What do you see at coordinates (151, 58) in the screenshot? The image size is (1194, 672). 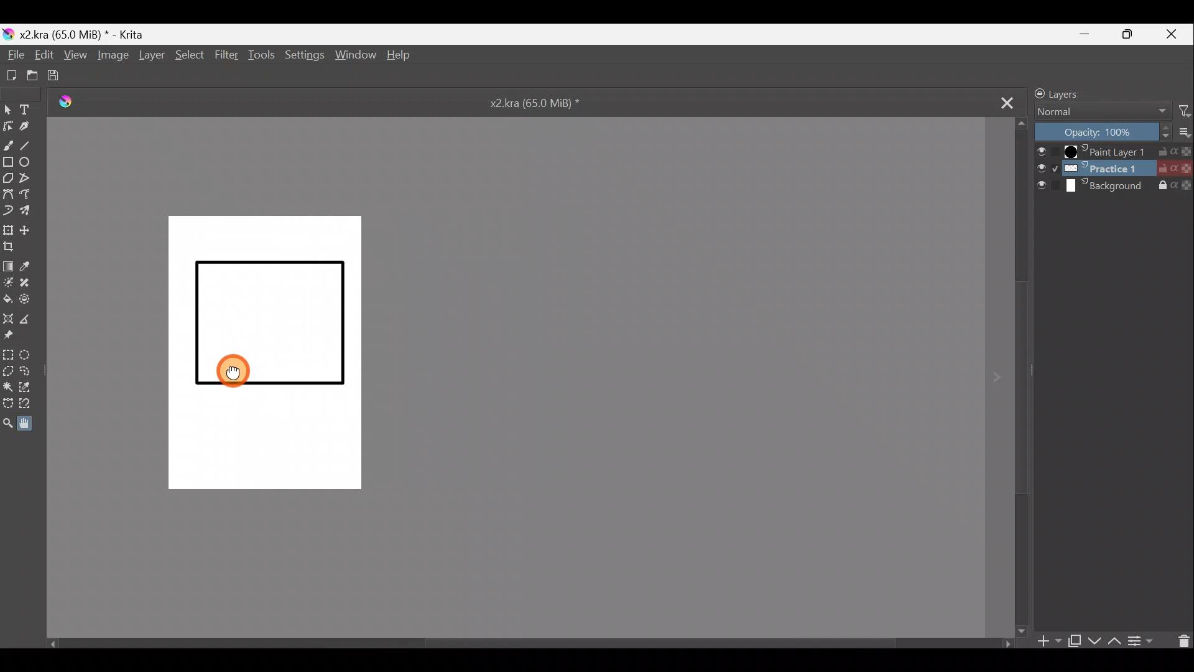 I see `Layer` at bounding box center [151, 58].